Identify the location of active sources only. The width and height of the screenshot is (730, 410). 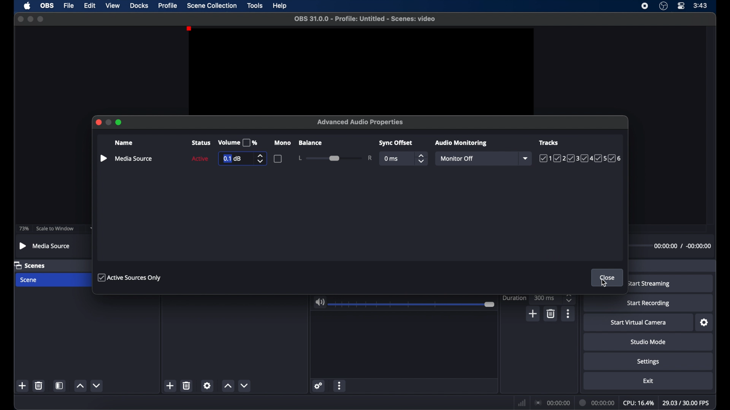
(130, 278).